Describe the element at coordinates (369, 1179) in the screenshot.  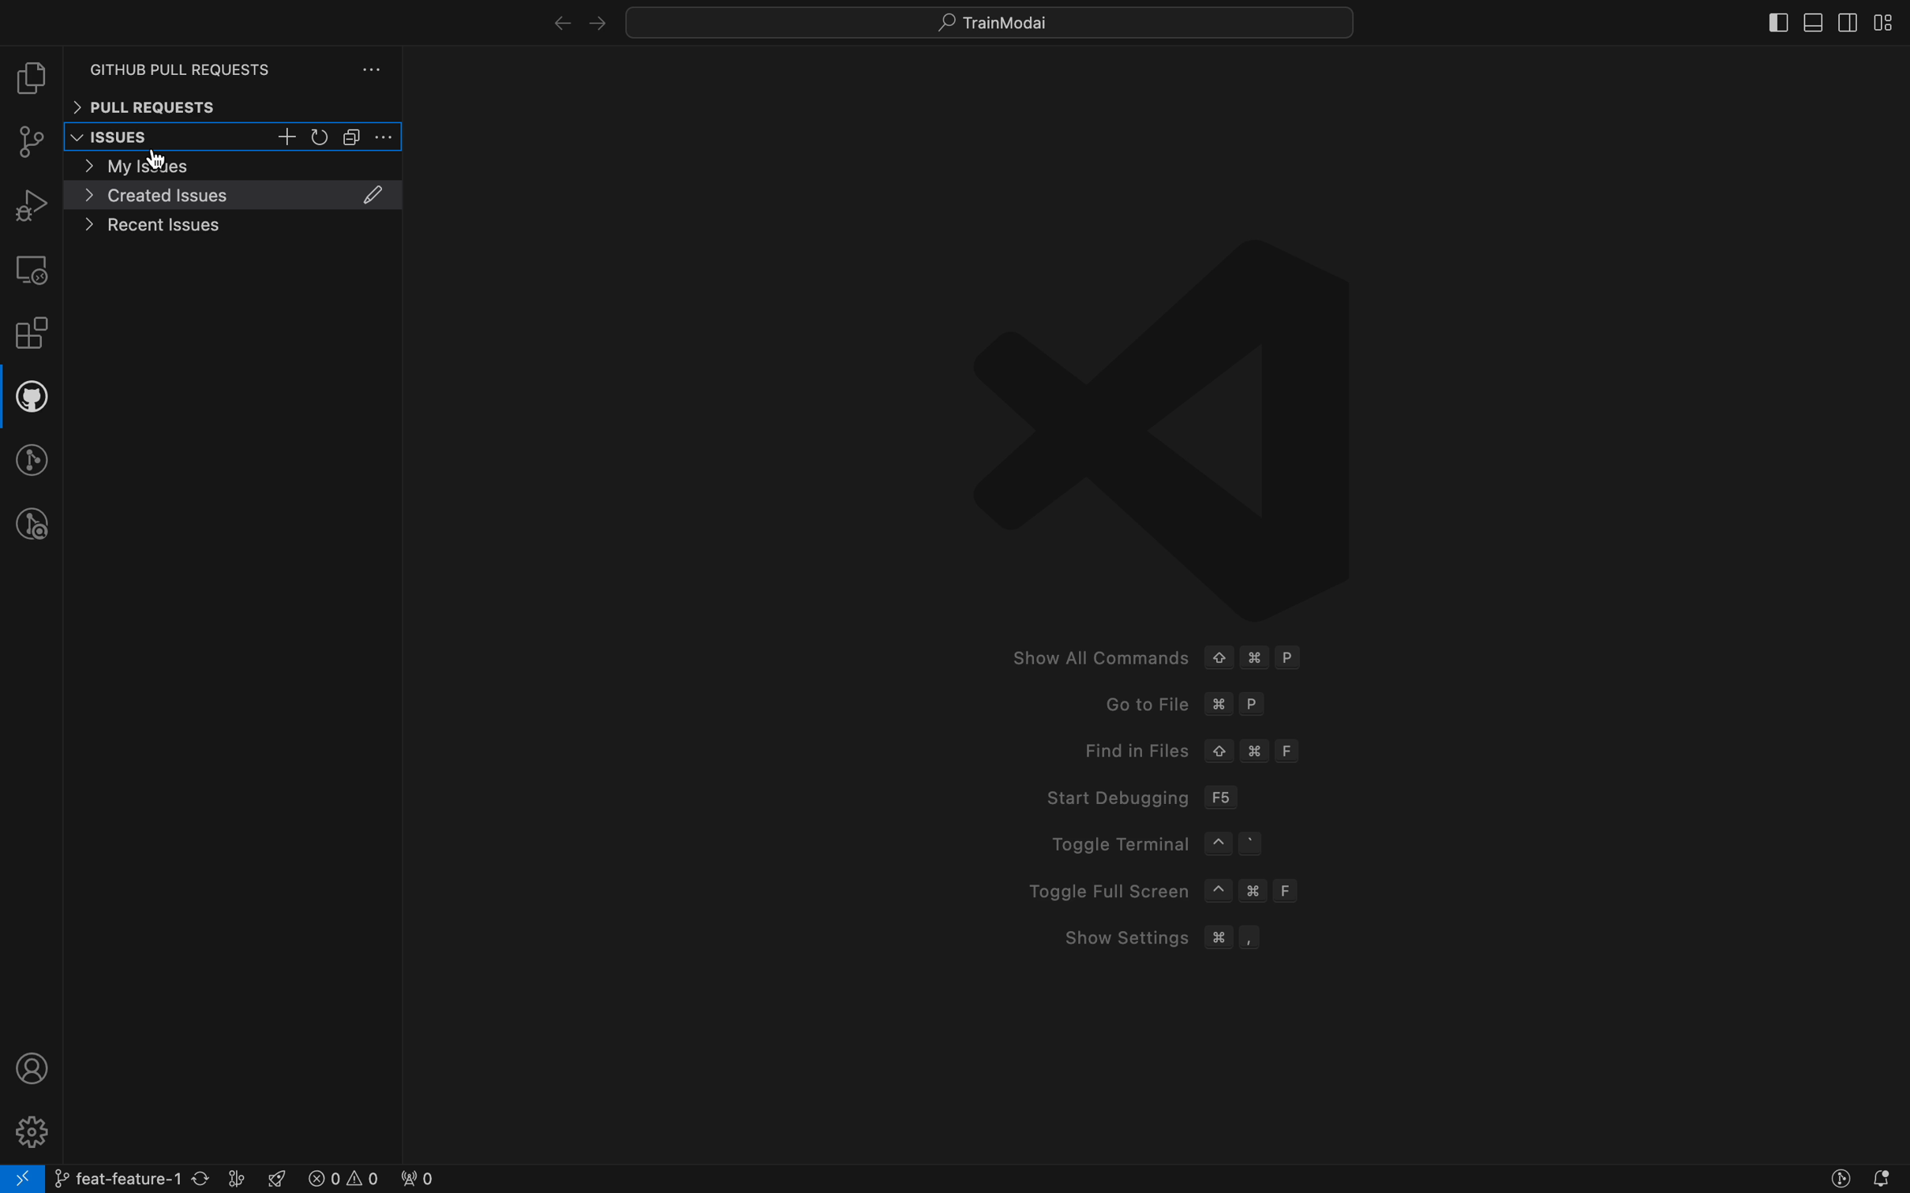
I see `error logs` at that location.